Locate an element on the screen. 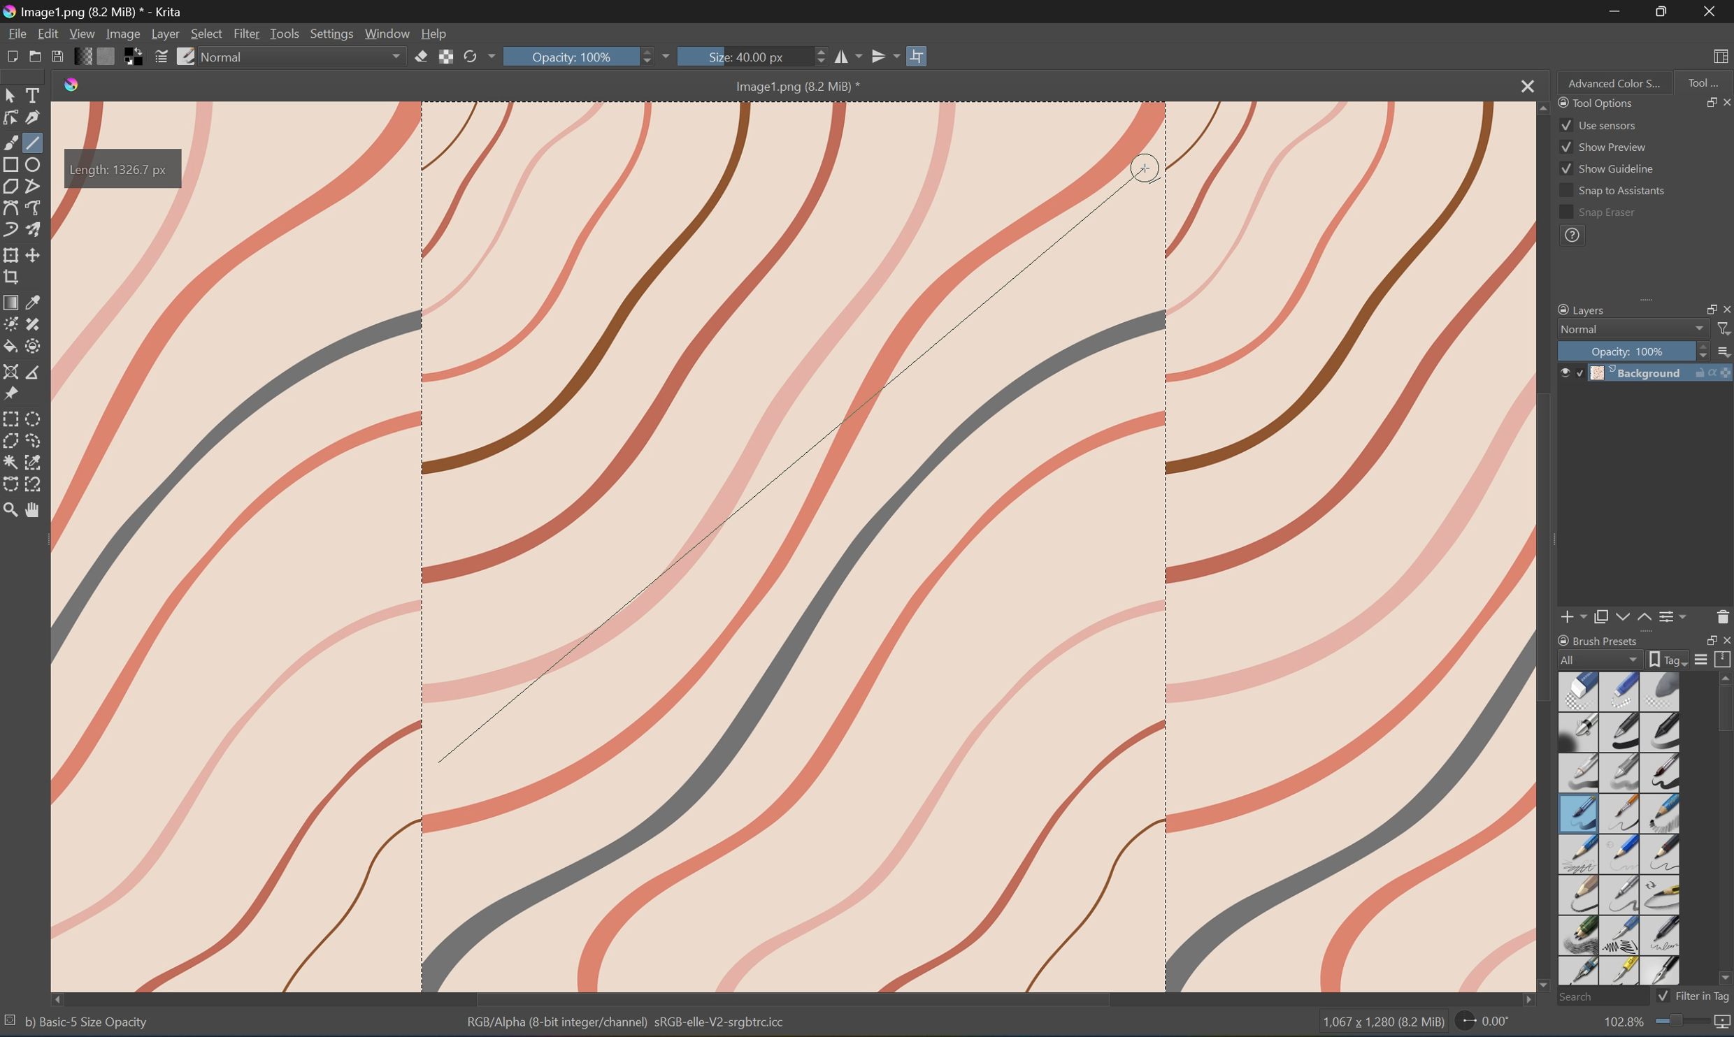 Image resolution: width=1734 pixels, height=1037 pixels. Tool Options is located at coordinates (1593, 101).